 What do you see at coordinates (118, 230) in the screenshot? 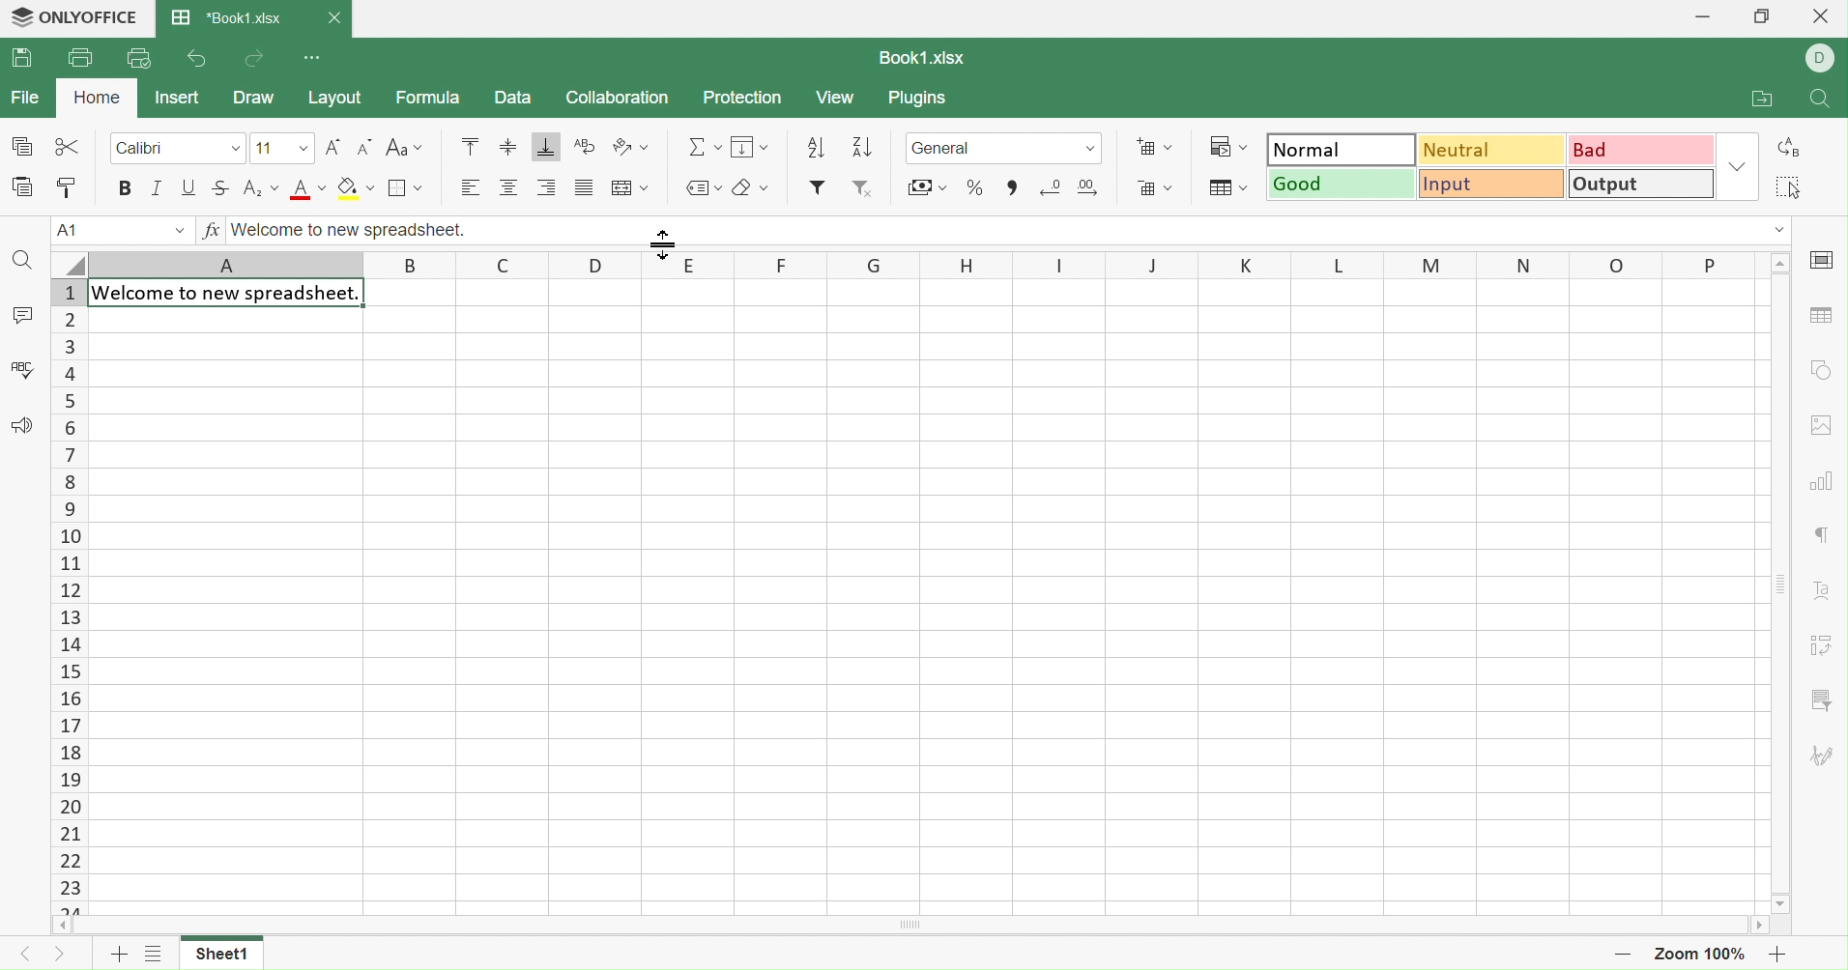
I see `A1` at bounding box center [118, 230].